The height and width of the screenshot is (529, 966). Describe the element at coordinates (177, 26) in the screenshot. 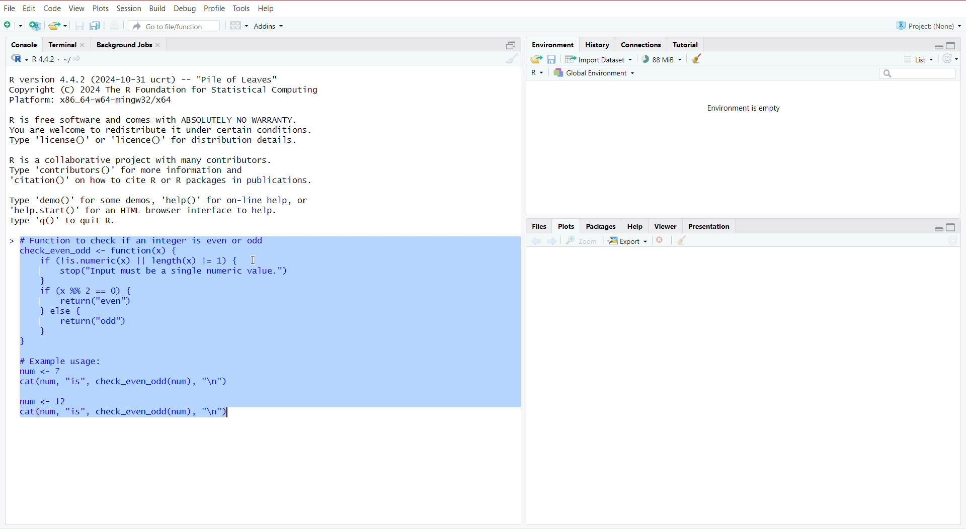

I see `go to file/function` at that location.